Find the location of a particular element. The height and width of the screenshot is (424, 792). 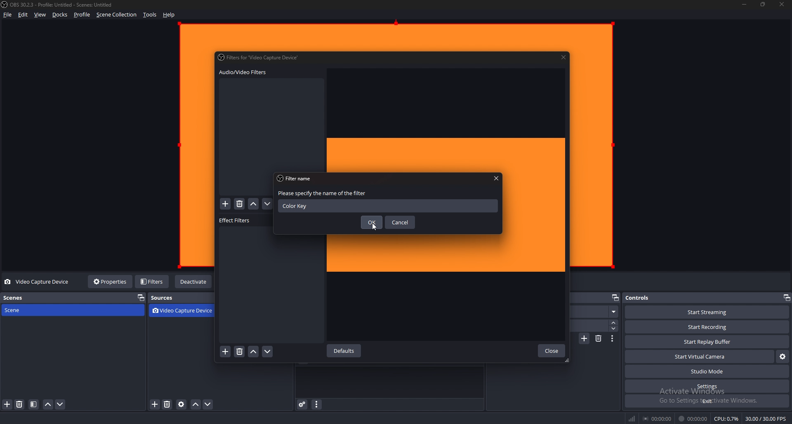

close is located at coordinates (551, 351).